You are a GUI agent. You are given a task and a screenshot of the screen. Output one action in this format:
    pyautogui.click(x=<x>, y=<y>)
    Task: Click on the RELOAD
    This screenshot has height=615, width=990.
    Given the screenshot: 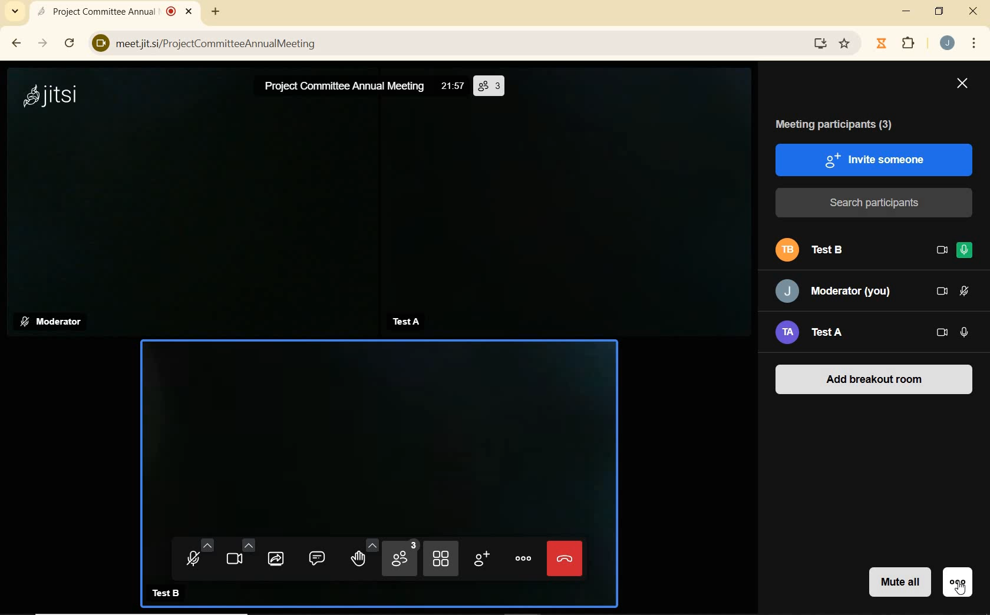 What is the action you would take?
    pyautogui.click(x=70, y=42)
    